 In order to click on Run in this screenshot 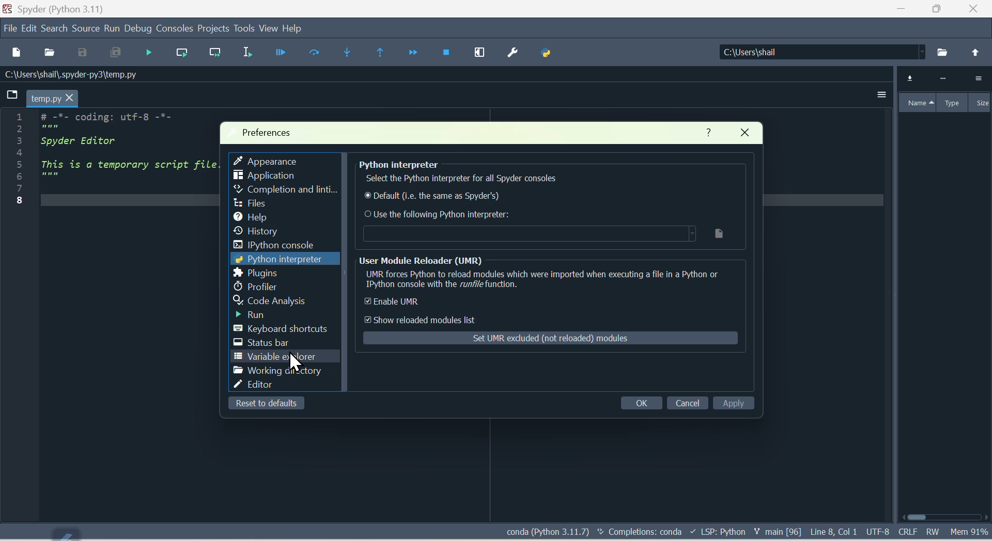, I will do `click(248, 314)`.